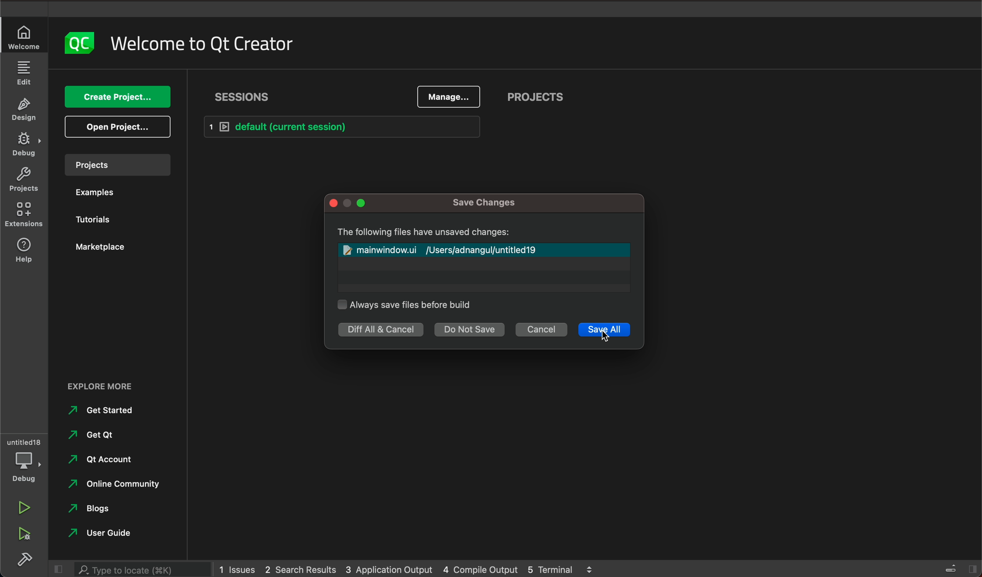 This screenshot has width=982, height=577. What do you see at coordinates (592, 569) in the screenshot?
I see `scroll up and down` at bounding box center [592, 569].